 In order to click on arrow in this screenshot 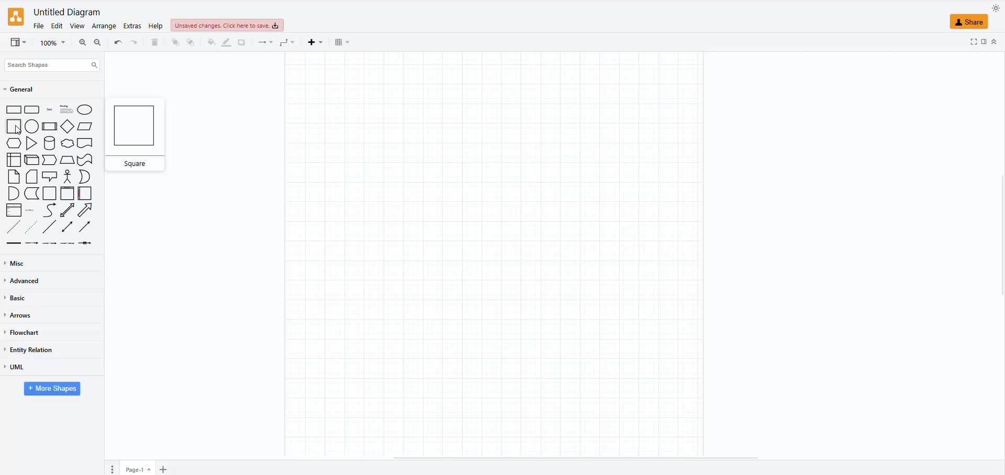, I will do `click(87, 210)`.